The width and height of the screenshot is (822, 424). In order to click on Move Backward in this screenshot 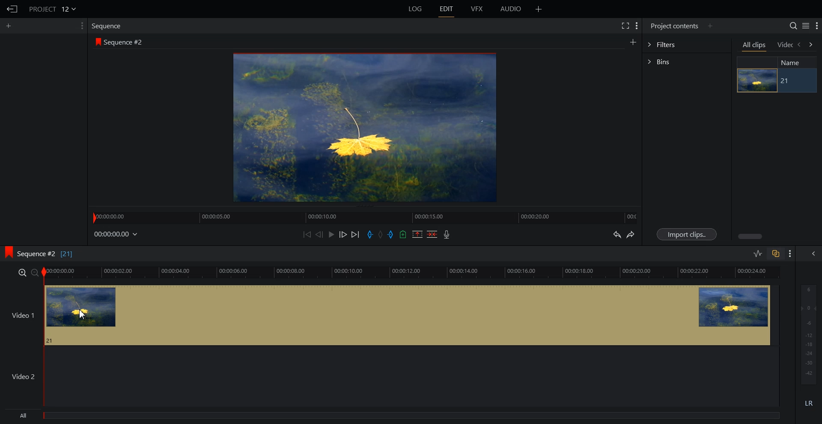, I will do `click(308, 234)`.